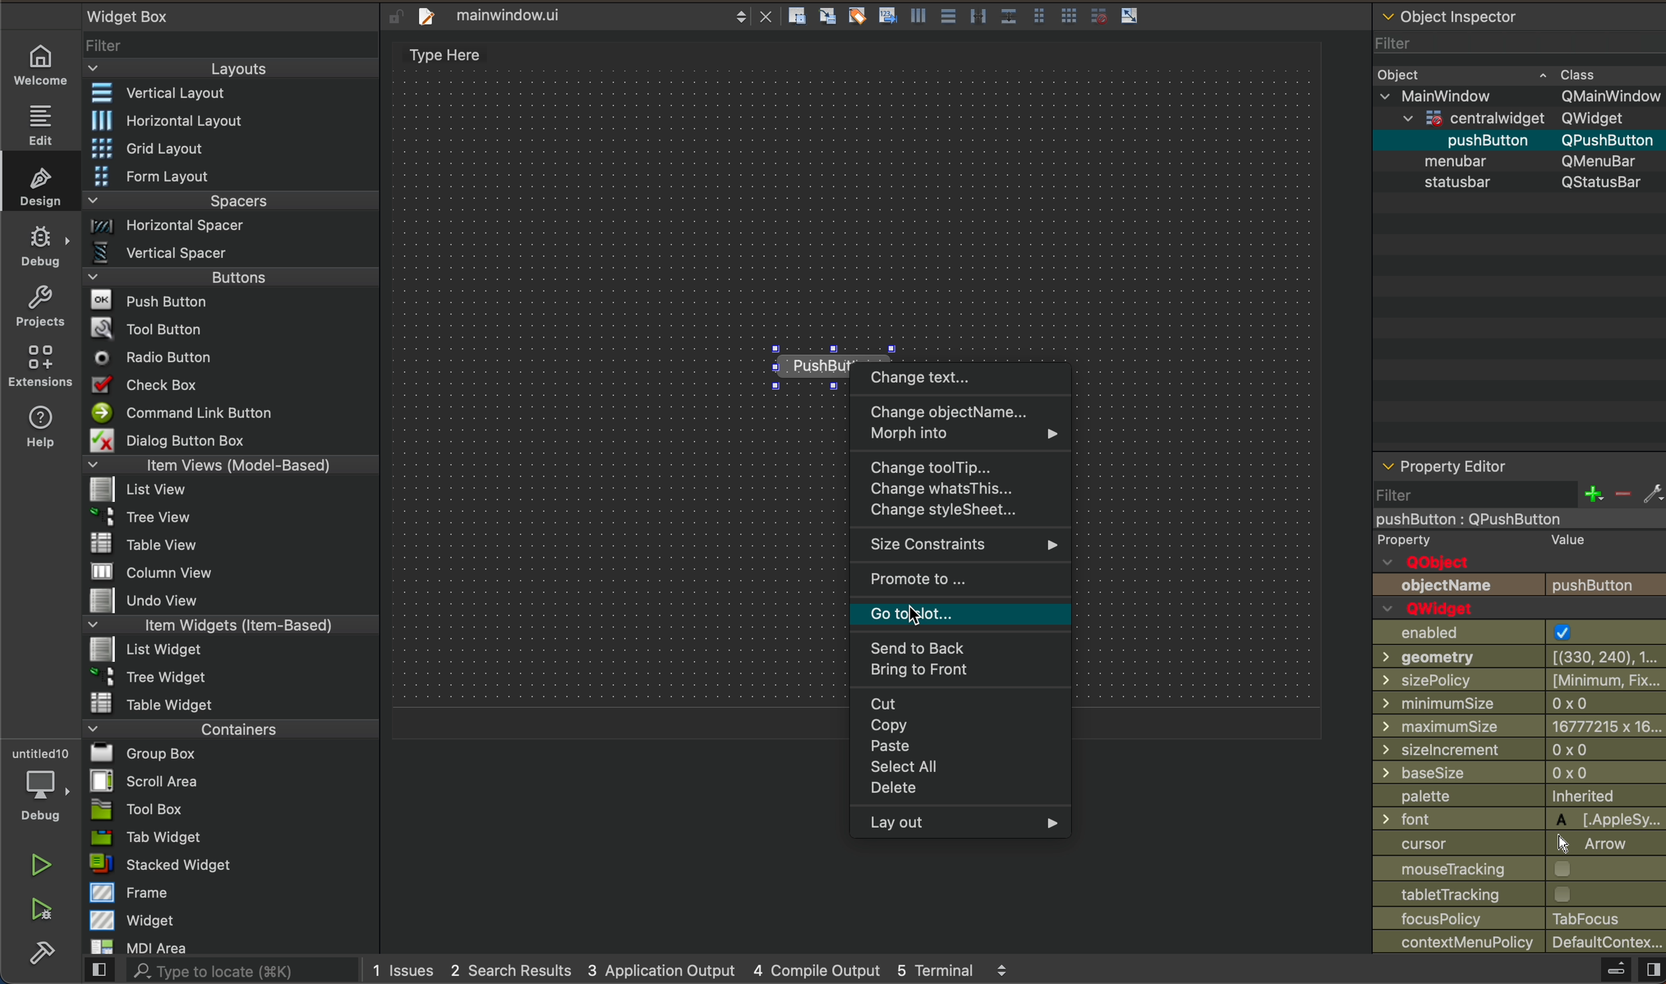 The height and width of the screenshot is (984, 1666). I want to click on push button, so click(231, 302).